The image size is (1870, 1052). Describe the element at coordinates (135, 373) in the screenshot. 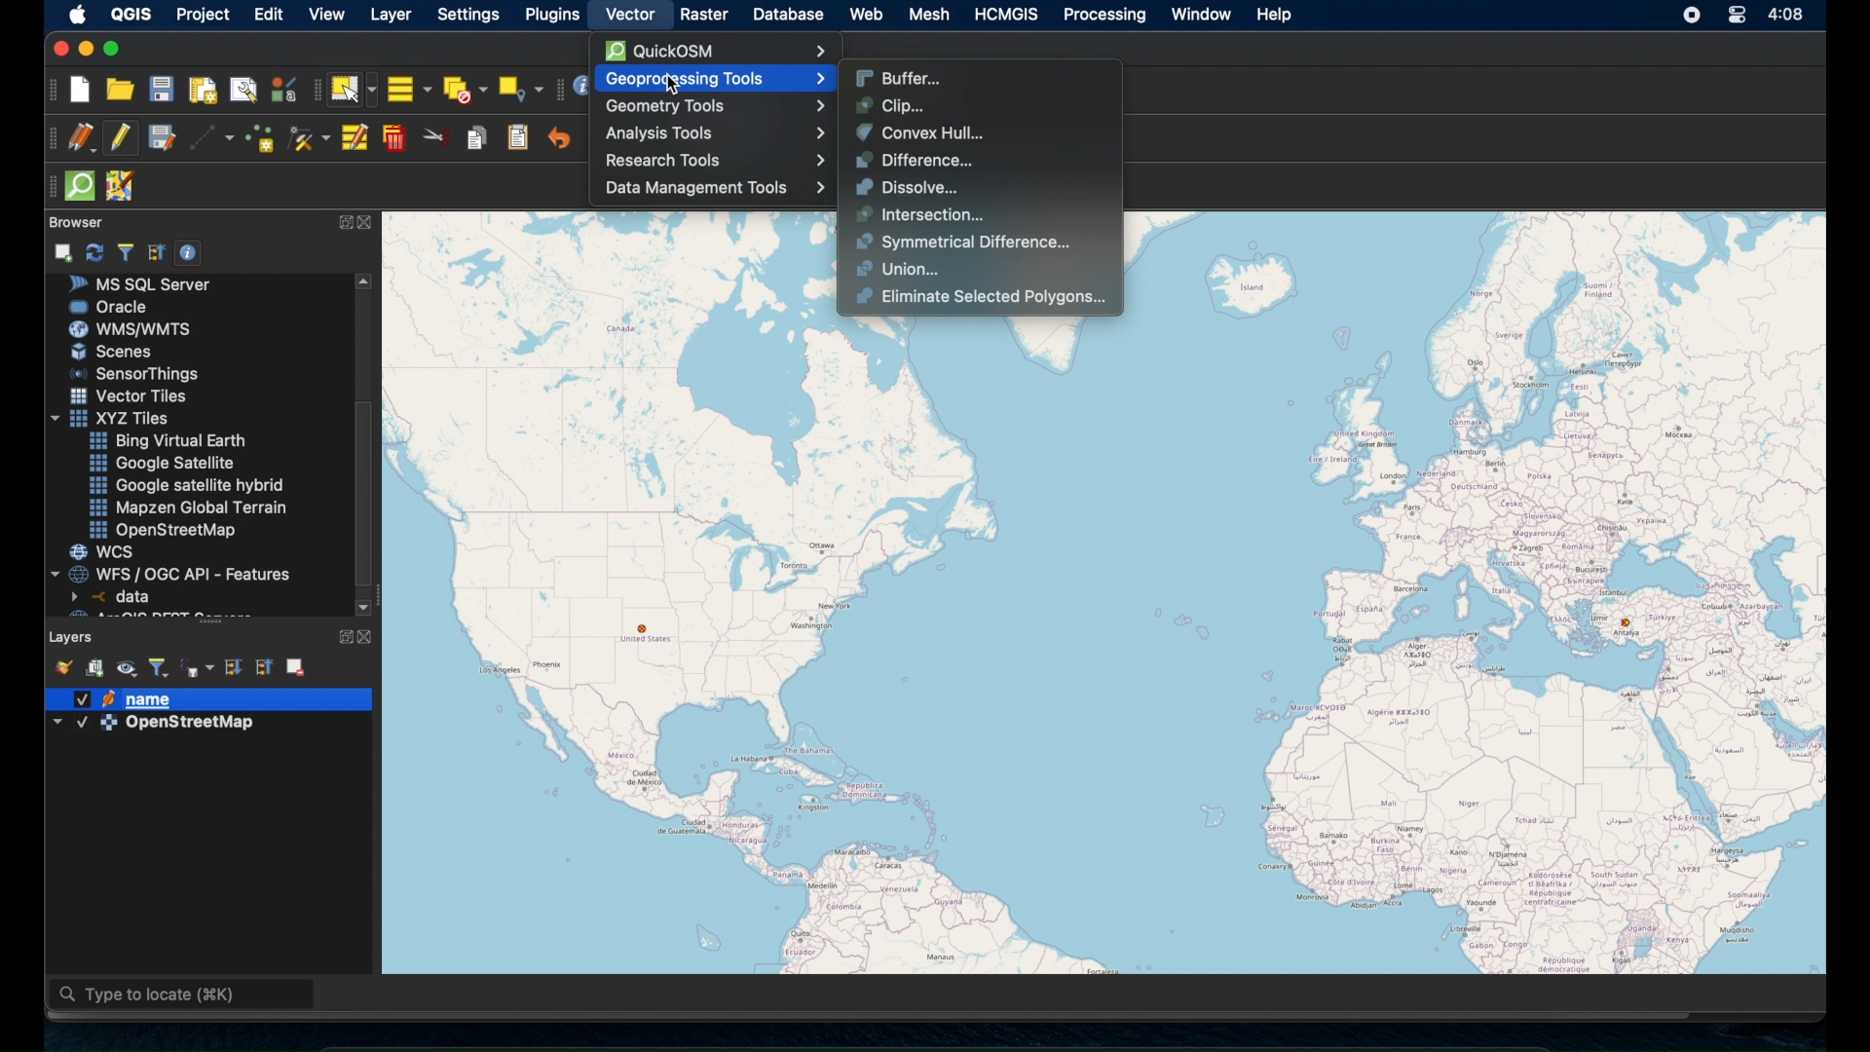

I see `sensor things` at that location.